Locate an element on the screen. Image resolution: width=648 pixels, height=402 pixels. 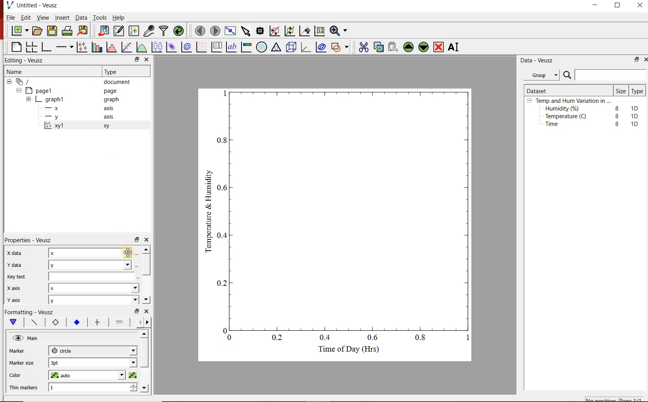
Color is located at coordinates (24, 375).